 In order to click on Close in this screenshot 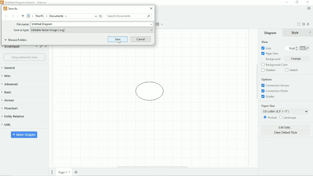, I will do `click(308, 2)`.